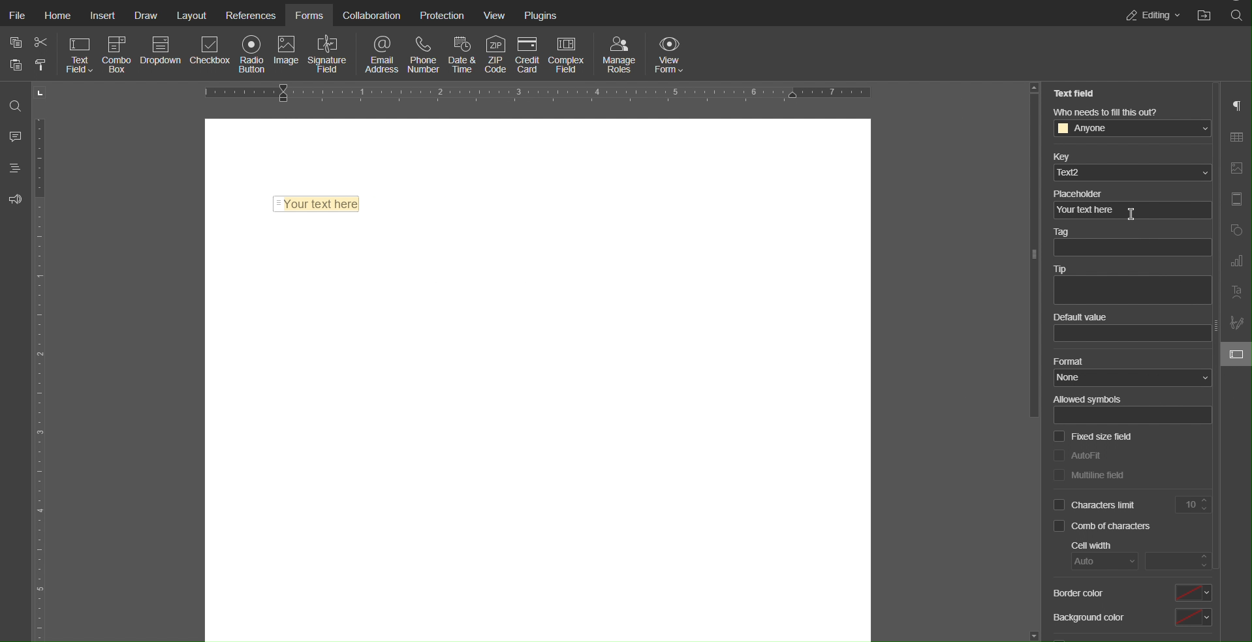 The image size is (1252, 642). What do you see at coordinates (441, 16) in the screenshot?
I see `Protection` at bounding box center [441, 16].